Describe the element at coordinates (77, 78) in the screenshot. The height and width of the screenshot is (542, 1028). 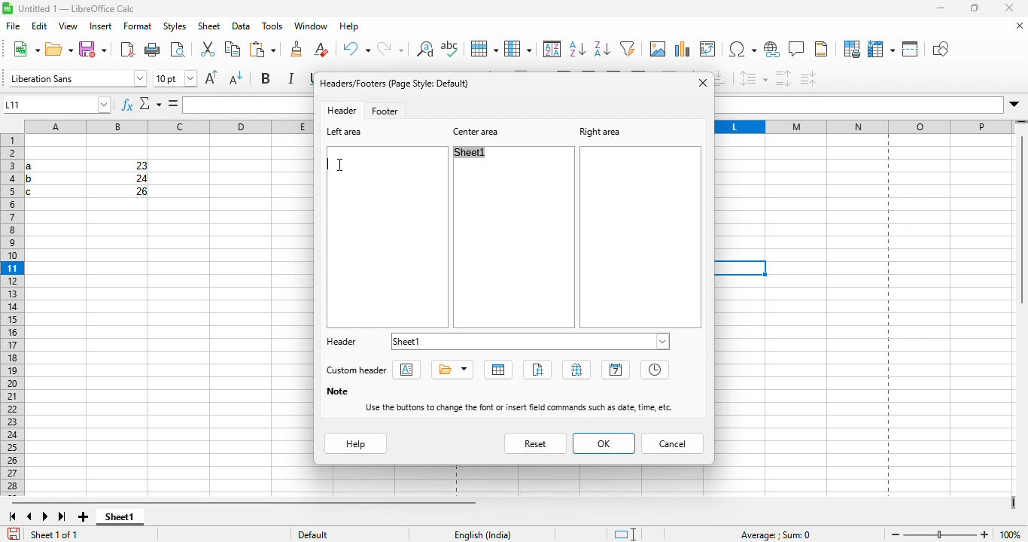
I see `font name` at that location.